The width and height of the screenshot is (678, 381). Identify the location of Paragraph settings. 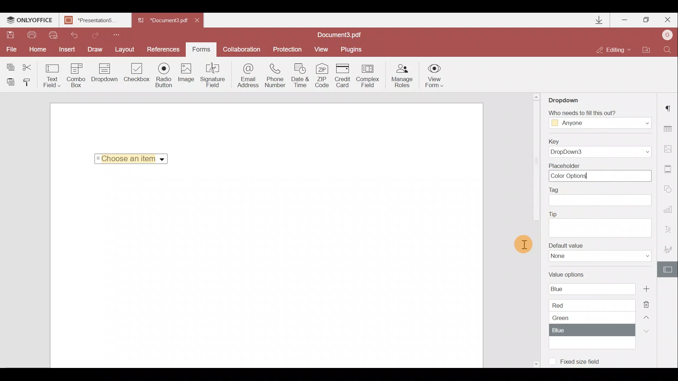
(670, 108).